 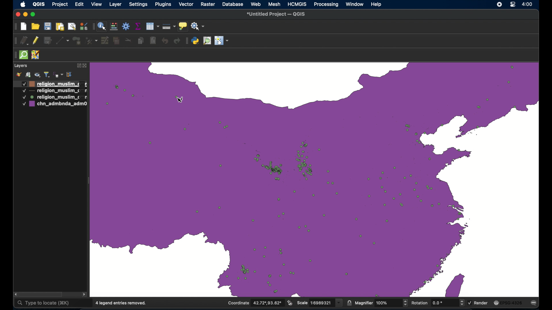 I want to click on layer 1, so click(x=53, y=84).